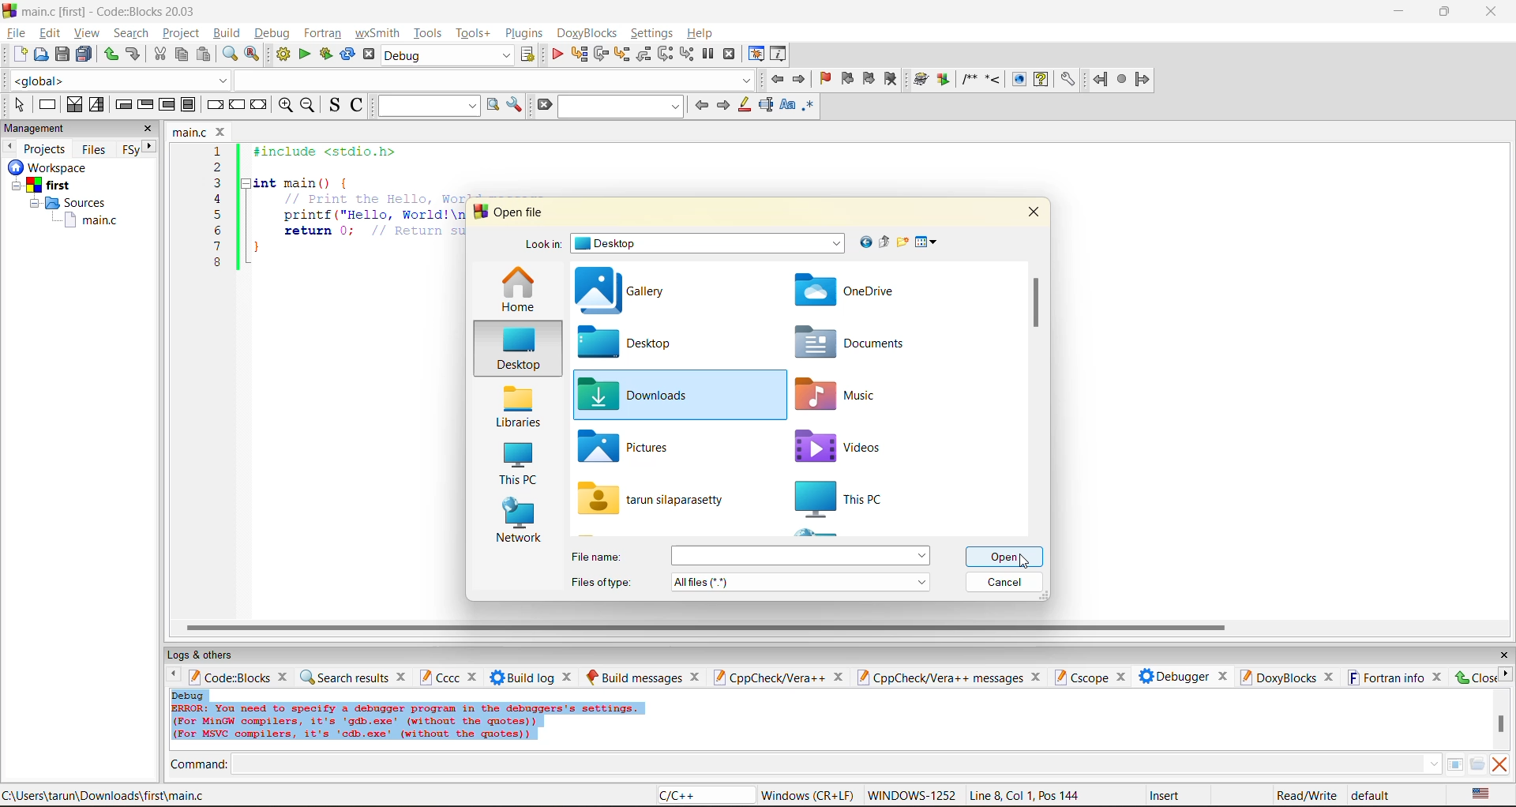 The image size is (1516, 807). I want to click on next line, so click(599, 54).